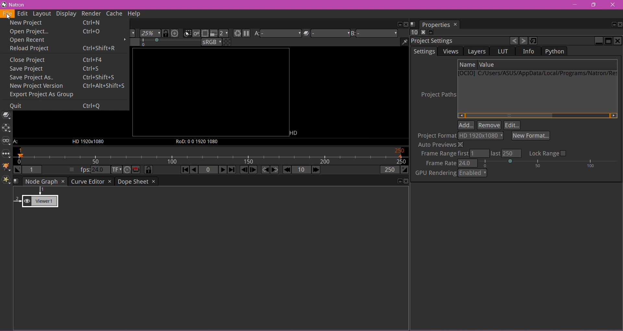  Describe the element at coordinates (6, 141) in the screenshot. I see `Views` at that location.